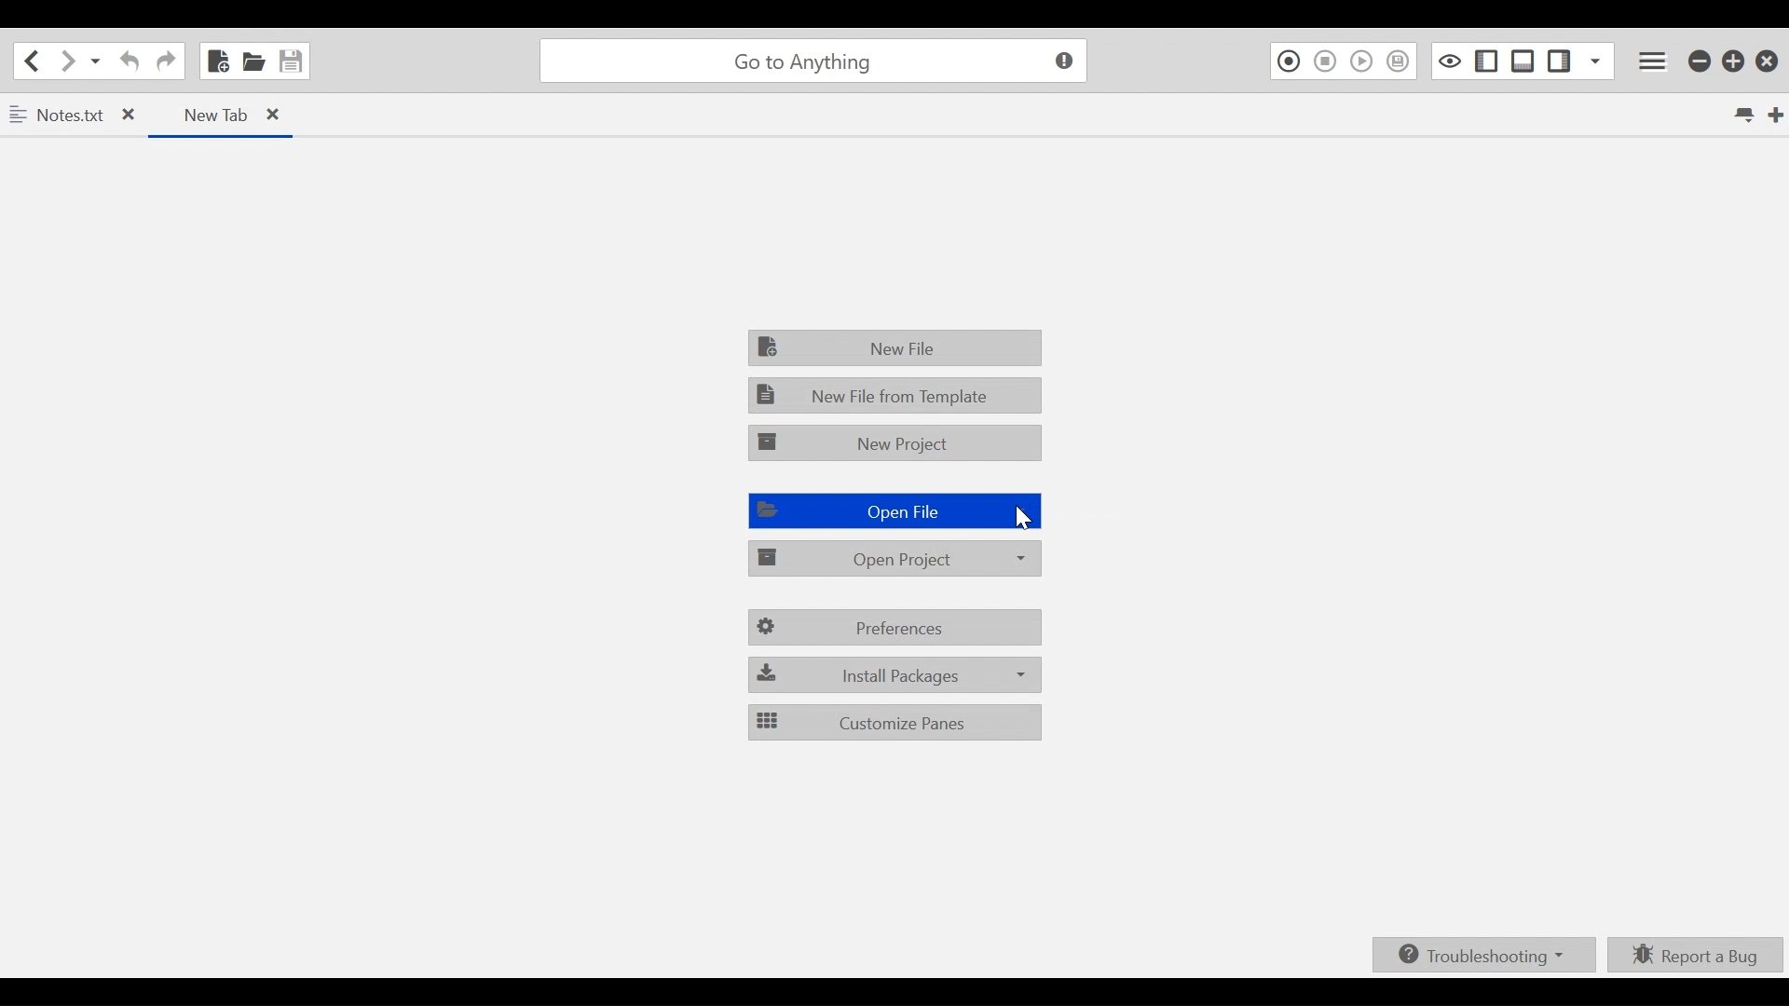 This screenshot has height=1006, width=1789. What do you see at coordinates (74, 117) in the screenshot?
I see `Notes.txt` at bounding box center [74, 117].